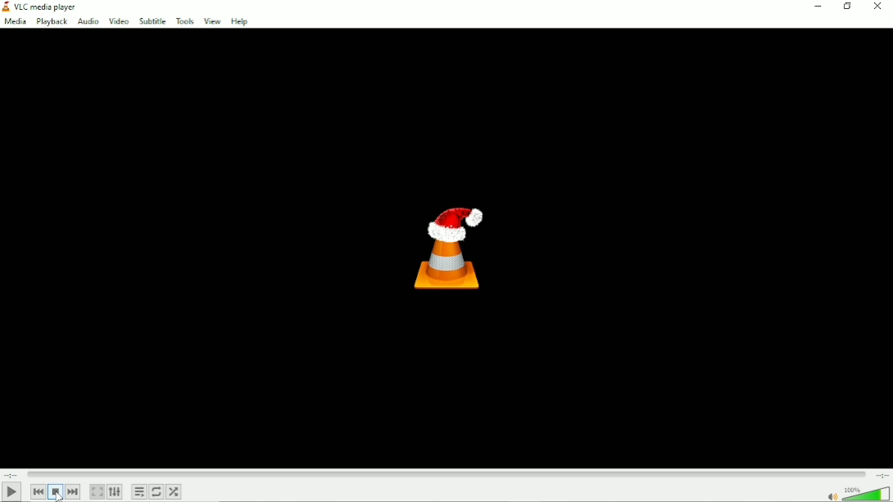 The height and width of the screenshot is (502, 893). What do you see at coordinates (877, 7) in the screenshot?
I see `Close` at bounding box center [877, 7].